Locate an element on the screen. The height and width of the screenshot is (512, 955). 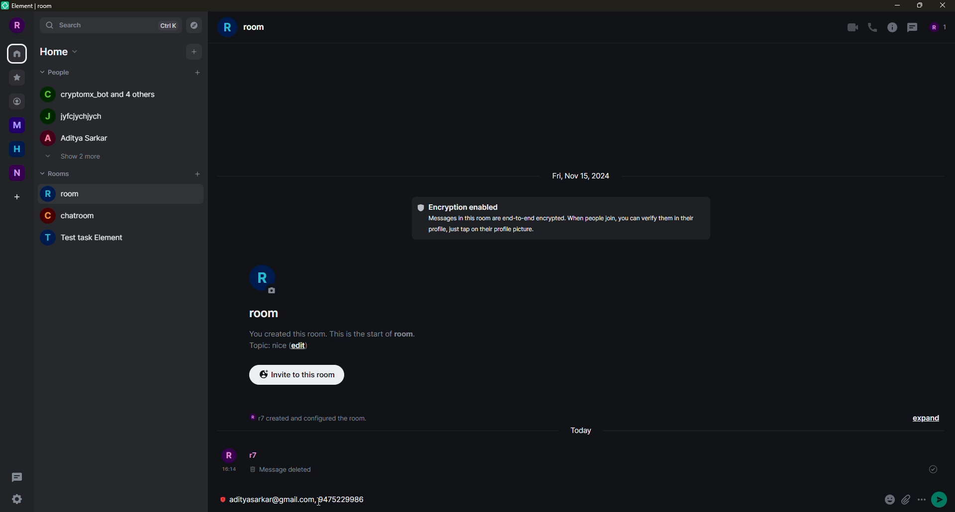
quick settings is located at coordinates (17, 498).